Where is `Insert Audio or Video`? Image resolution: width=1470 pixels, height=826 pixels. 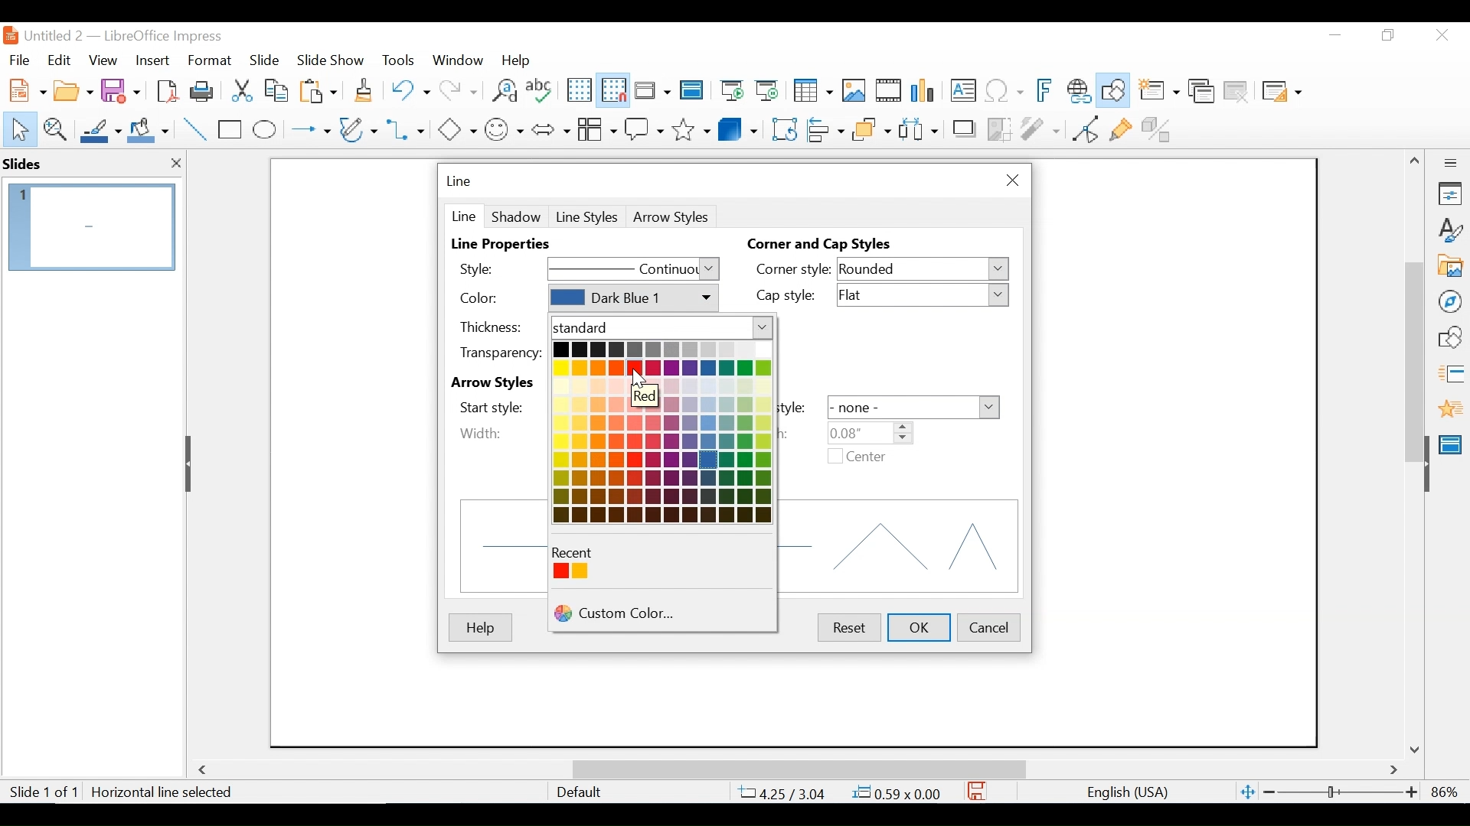 Insert Audio or Video is located at coordinates (889, 92).